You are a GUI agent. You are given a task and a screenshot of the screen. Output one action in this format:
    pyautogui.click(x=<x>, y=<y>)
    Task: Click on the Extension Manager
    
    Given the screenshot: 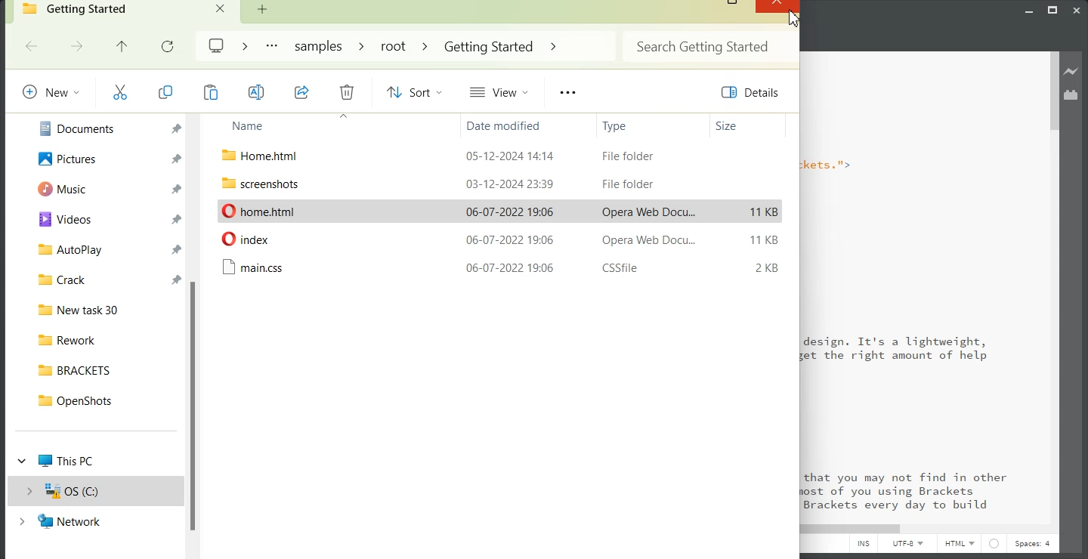 What is the action you would take?
    pyautogui.click(x=1071, y=94)
    